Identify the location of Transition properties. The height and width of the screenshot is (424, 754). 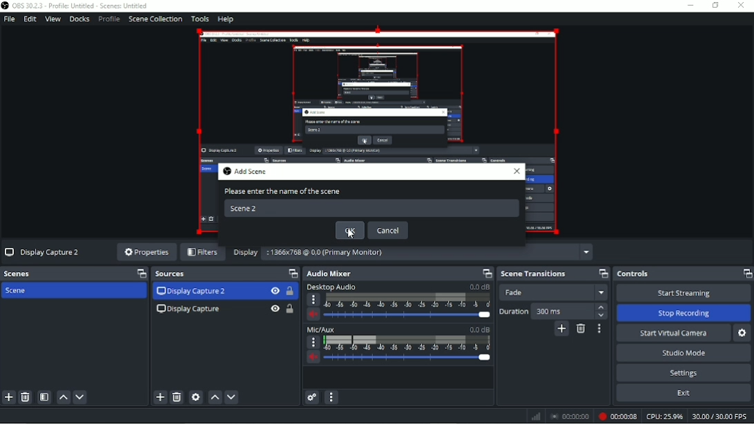
(599, 329).